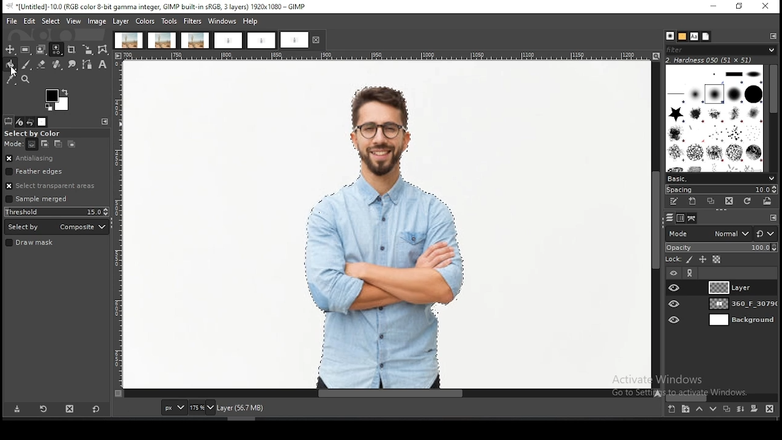 The height and width of the screenshot is (440, 782). What do you see at coordinates (740, 287) in the screenshot?
I see `layer` at bounding box center [740, 287].